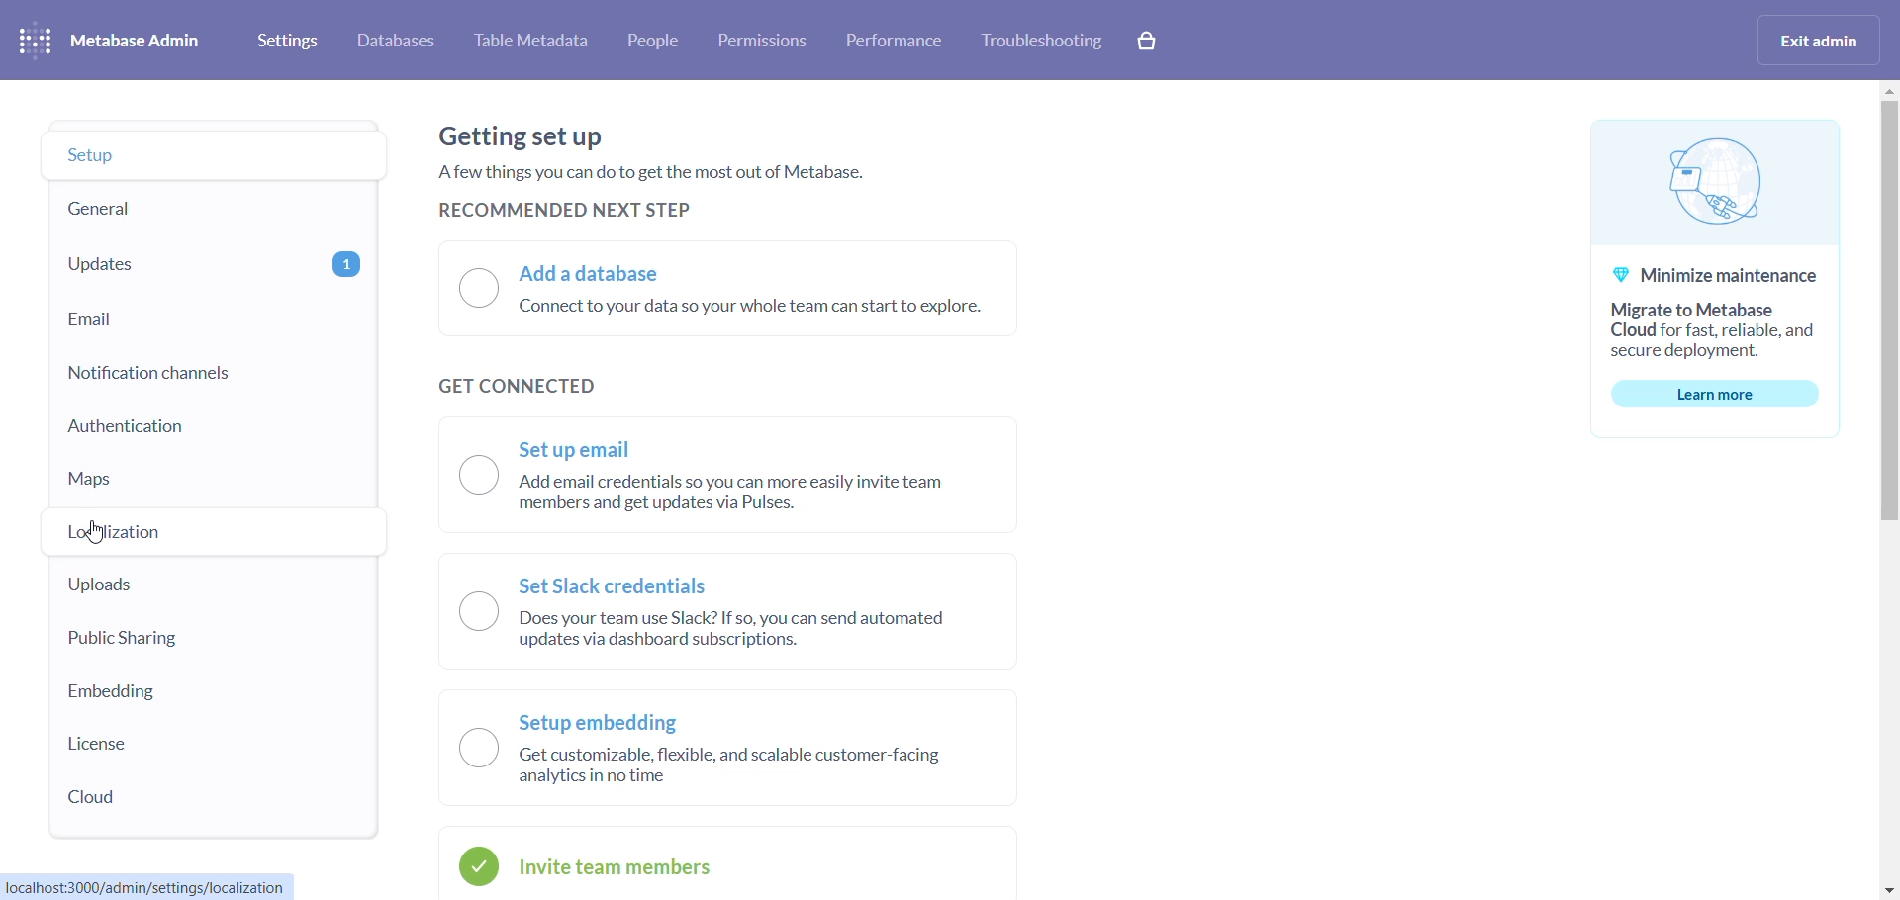  I want to click on notification channels, so click(206, 375).